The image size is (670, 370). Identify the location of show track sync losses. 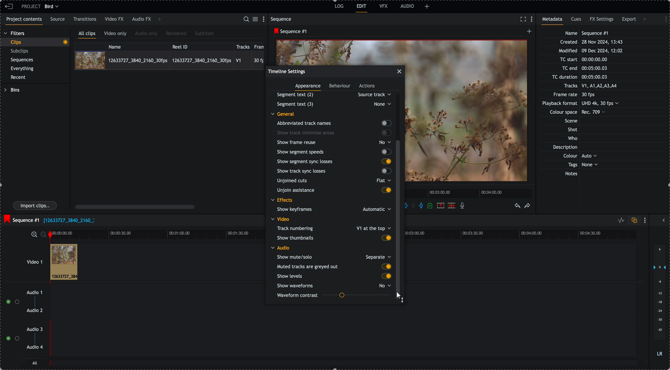
(333, 171).